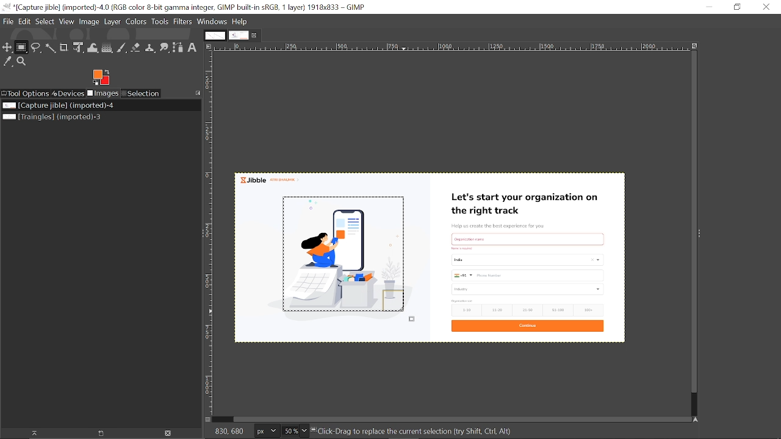  I want to click on Vertical scrollbar , so click(690, 221).